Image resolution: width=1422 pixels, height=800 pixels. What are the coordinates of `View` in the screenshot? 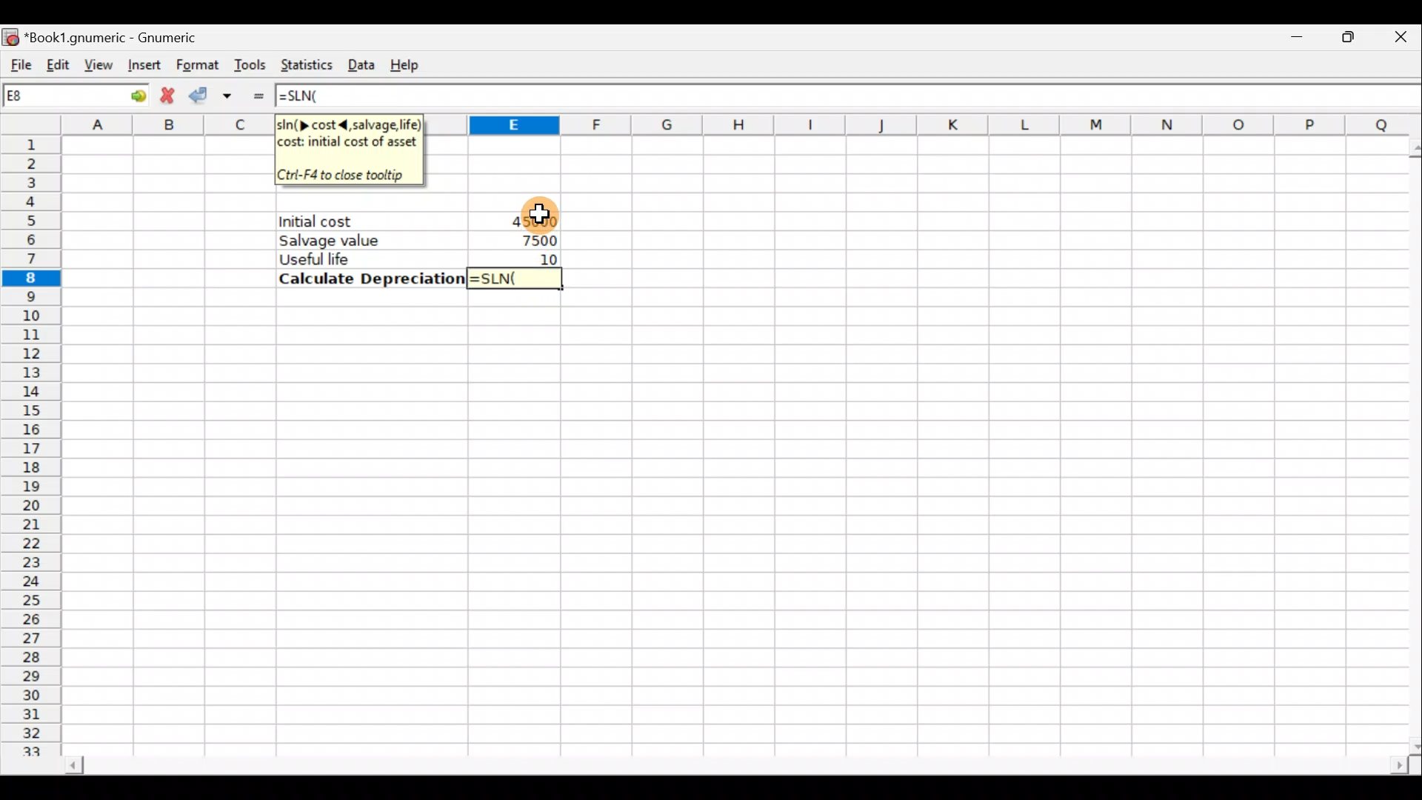 It's located at (98, 62).